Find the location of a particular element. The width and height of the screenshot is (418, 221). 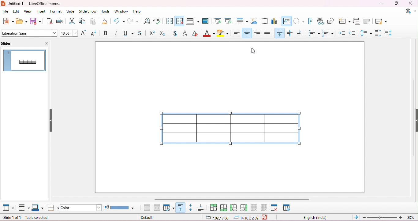

open is located at coordinates (22, 21).